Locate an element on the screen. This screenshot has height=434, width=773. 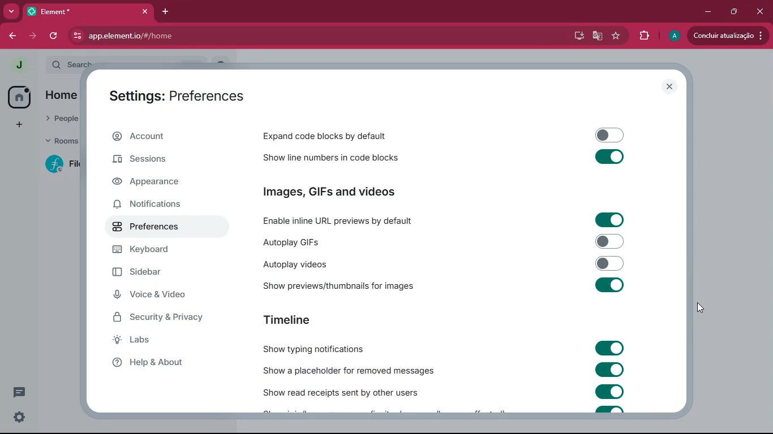
toggle on/off is located at coordinates (609, 348).